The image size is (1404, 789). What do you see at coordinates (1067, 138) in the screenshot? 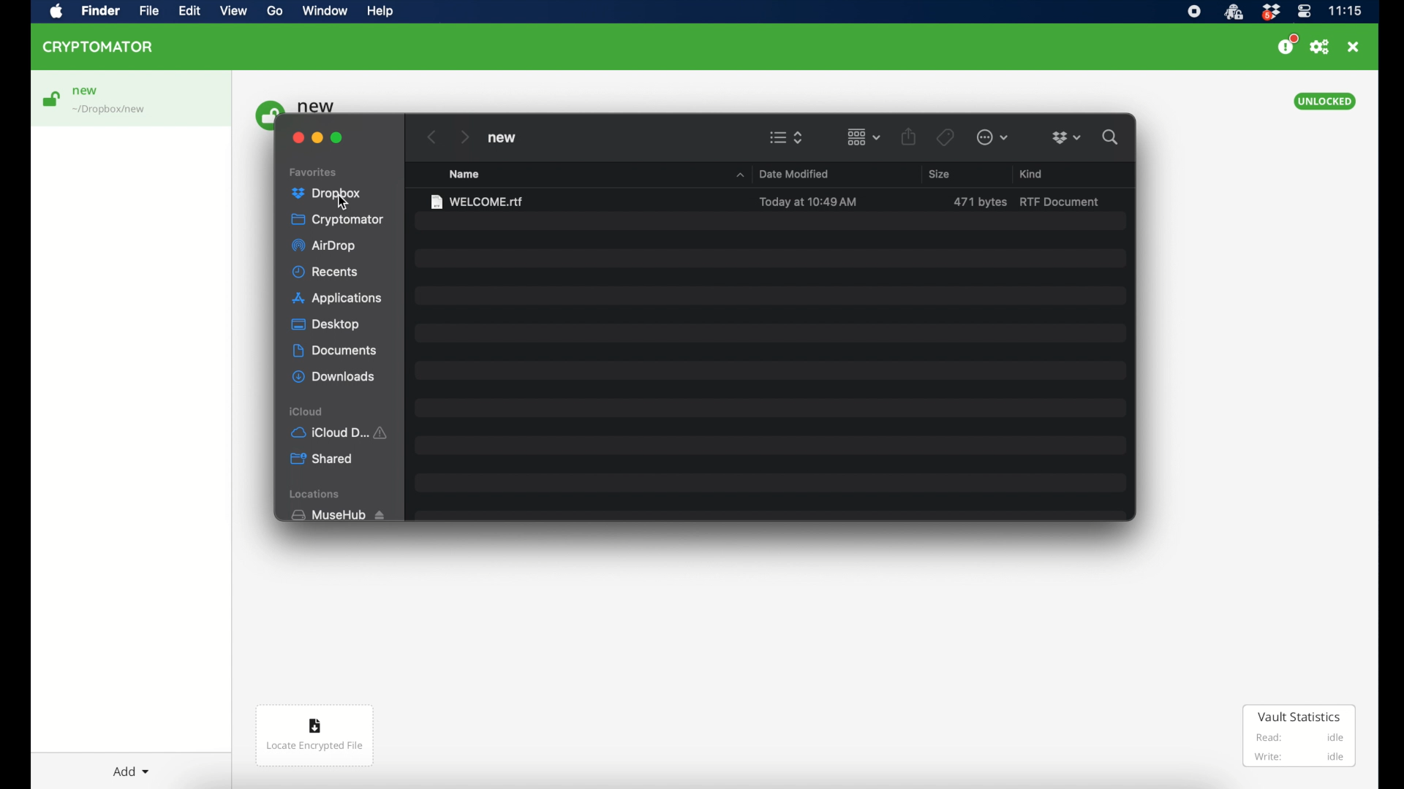
I see `dropbox` at bounding box center [1067, 138].